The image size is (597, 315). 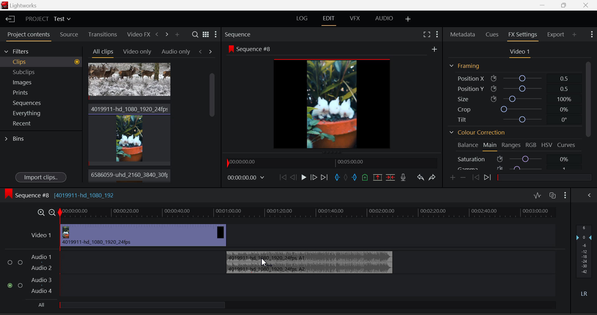 What do you see at coordinates (110, 275) in the screenshot?
I see `Audio Input Fields` at bounding box center [110, 275].